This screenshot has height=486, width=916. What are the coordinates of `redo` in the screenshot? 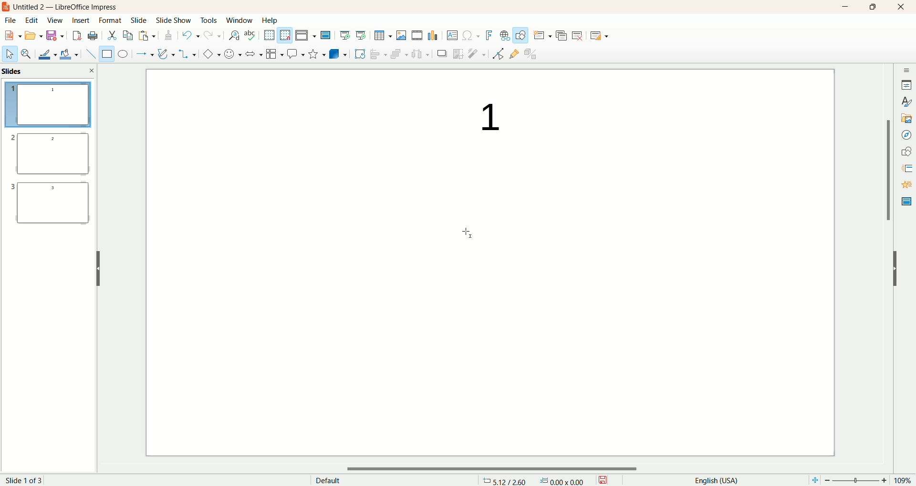 It's located at (211, 37).